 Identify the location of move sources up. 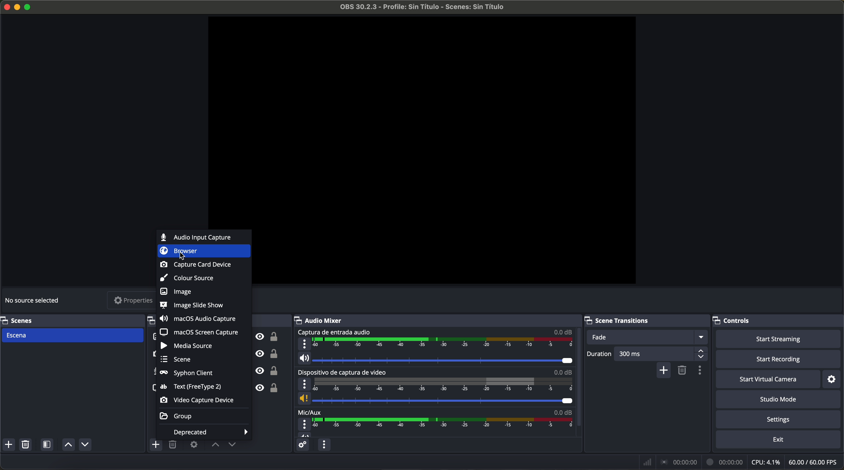
(68, 444).